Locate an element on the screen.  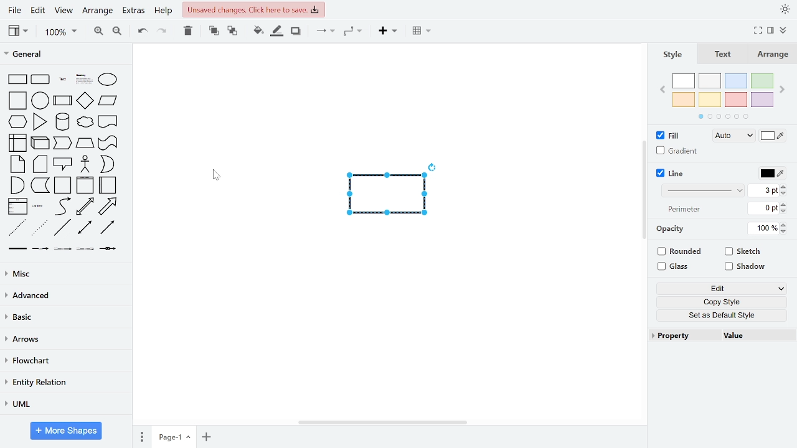
general shapes is located at coordinates (63, 164).